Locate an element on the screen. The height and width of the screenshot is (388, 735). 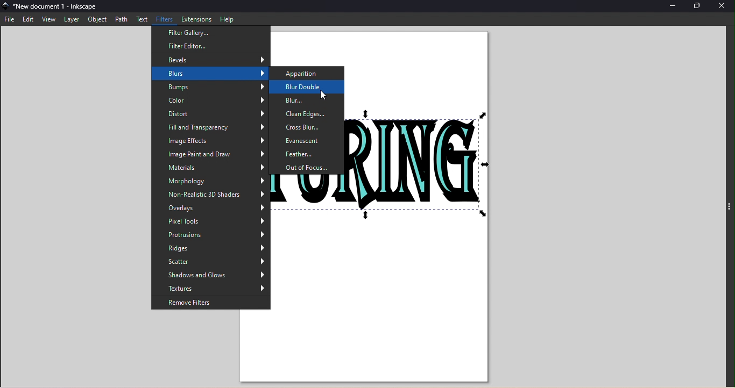
Out of focus... is located at coordinates (308, 168).